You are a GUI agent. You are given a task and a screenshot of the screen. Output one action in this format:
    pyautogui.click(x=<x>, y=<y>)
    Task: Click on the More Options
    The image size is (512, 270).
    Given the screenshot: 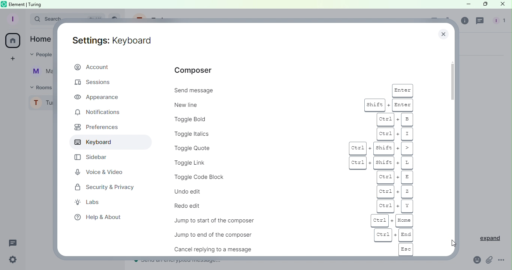 What is the action you would take?
    pyautogui.click(x=504, y=261)
    